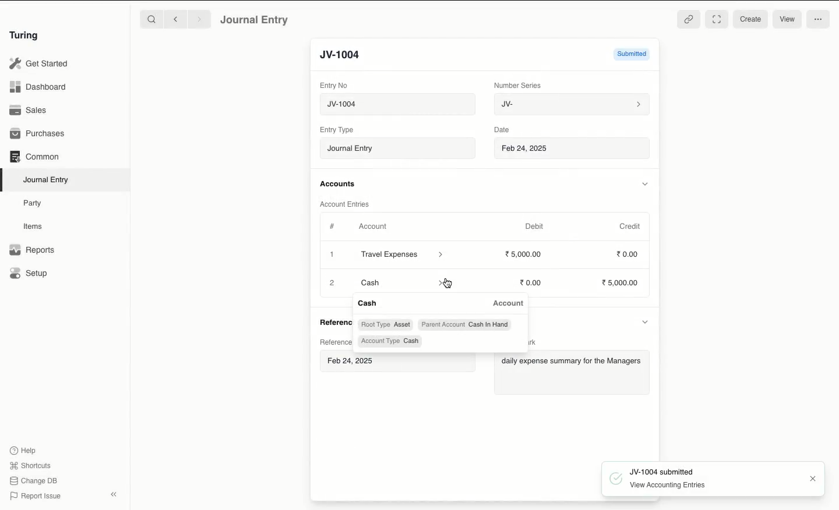  I want to click on Number Series, so click(520, 86).